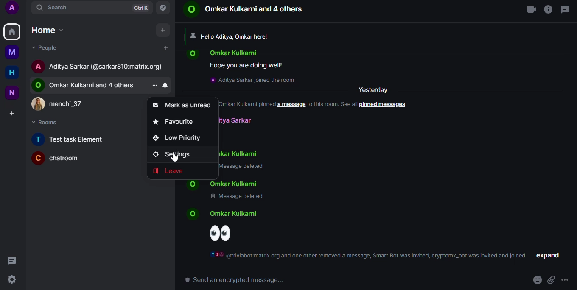 This screenshot has width=577, height=290. Describe the element at coordinates (245, 167) in the screenshot. I see `Message deleted` at that location.